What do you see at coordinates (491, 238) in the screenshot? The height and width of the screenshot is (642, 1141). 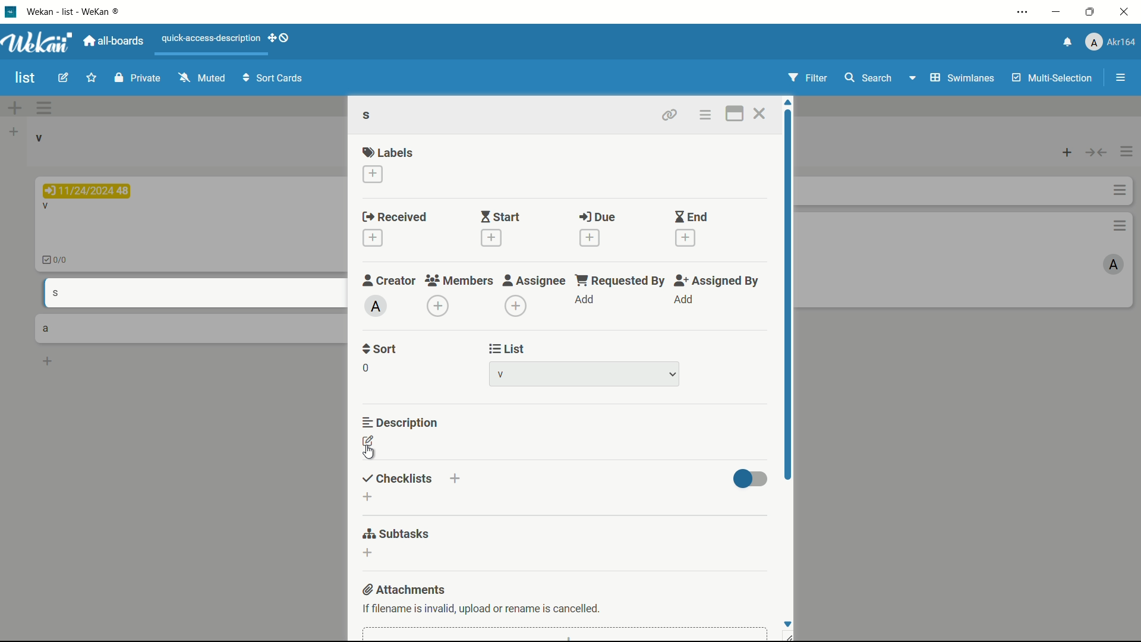 I see `add start date` at bounding box center [491, 238].